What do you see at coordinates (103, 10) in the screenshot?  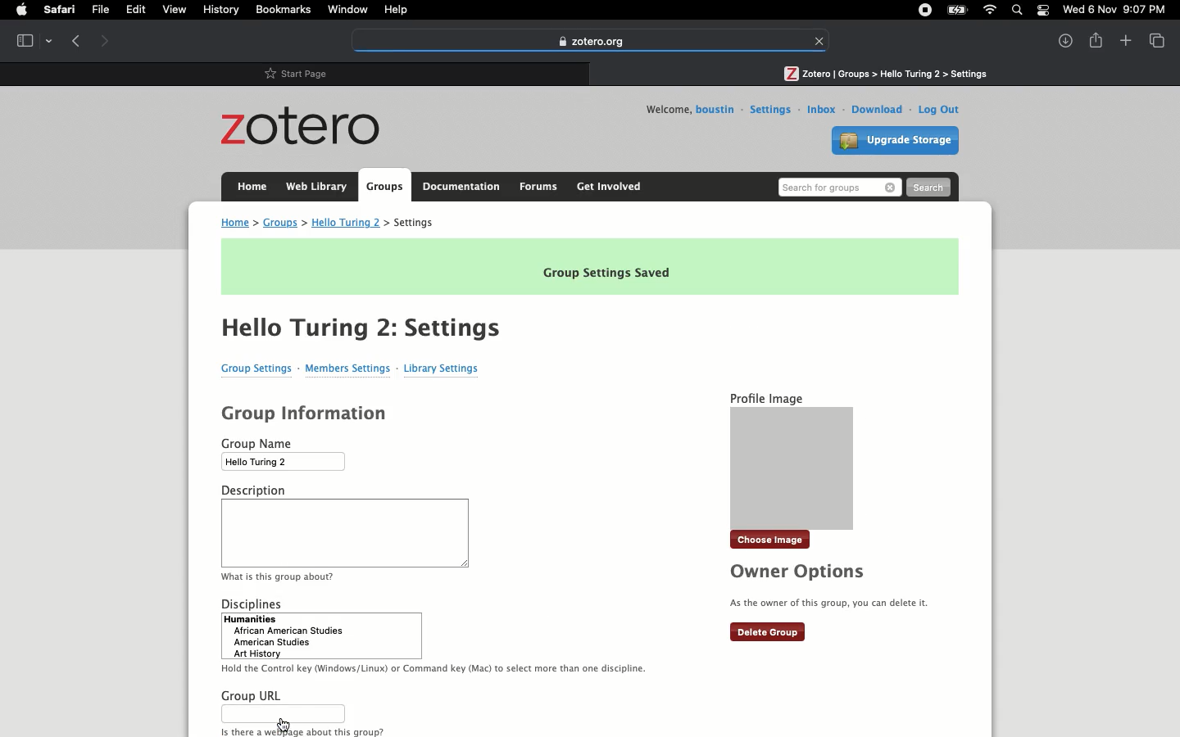 I see `File` at bounding box center [103, 10].